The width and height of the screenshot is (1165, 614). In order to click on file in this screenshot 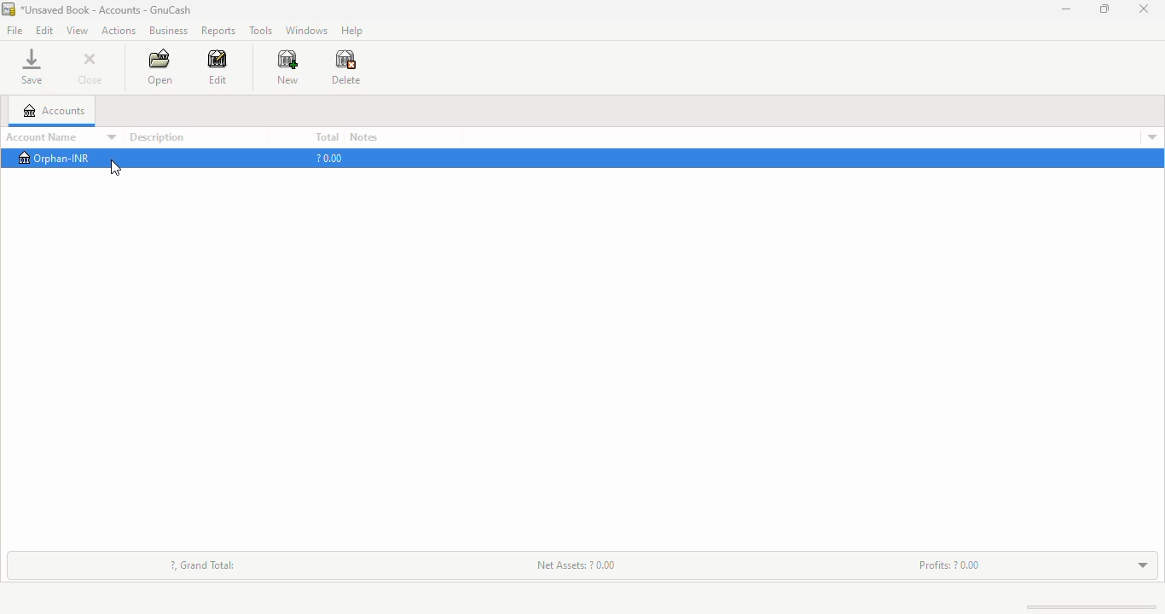, I will do `click(14, 30)`.